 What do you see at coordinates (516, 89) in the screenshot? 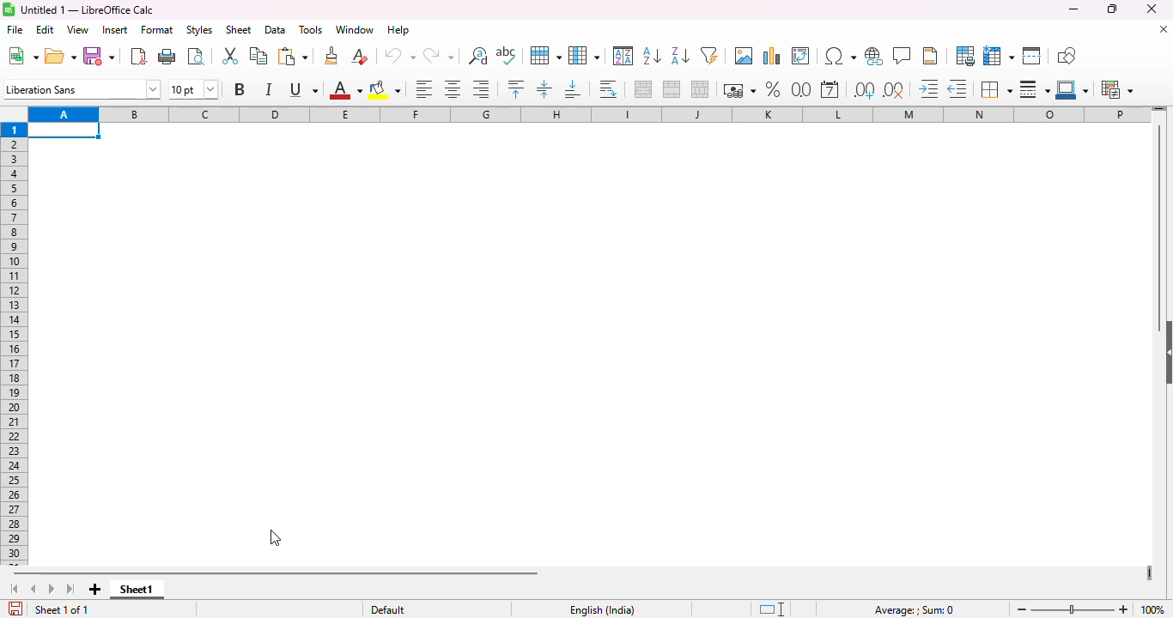
I see `align top` at bounding box center [516, 89].